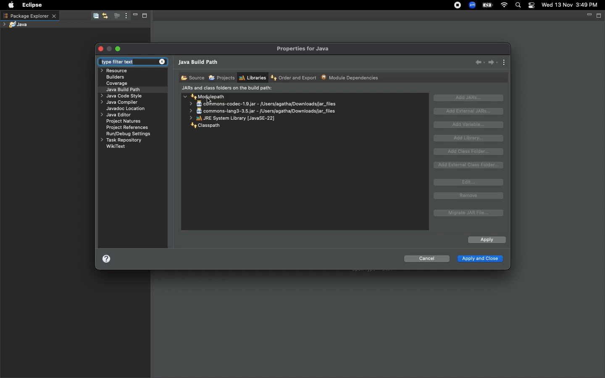  I want to click on Properties for java, so click(304, 49).